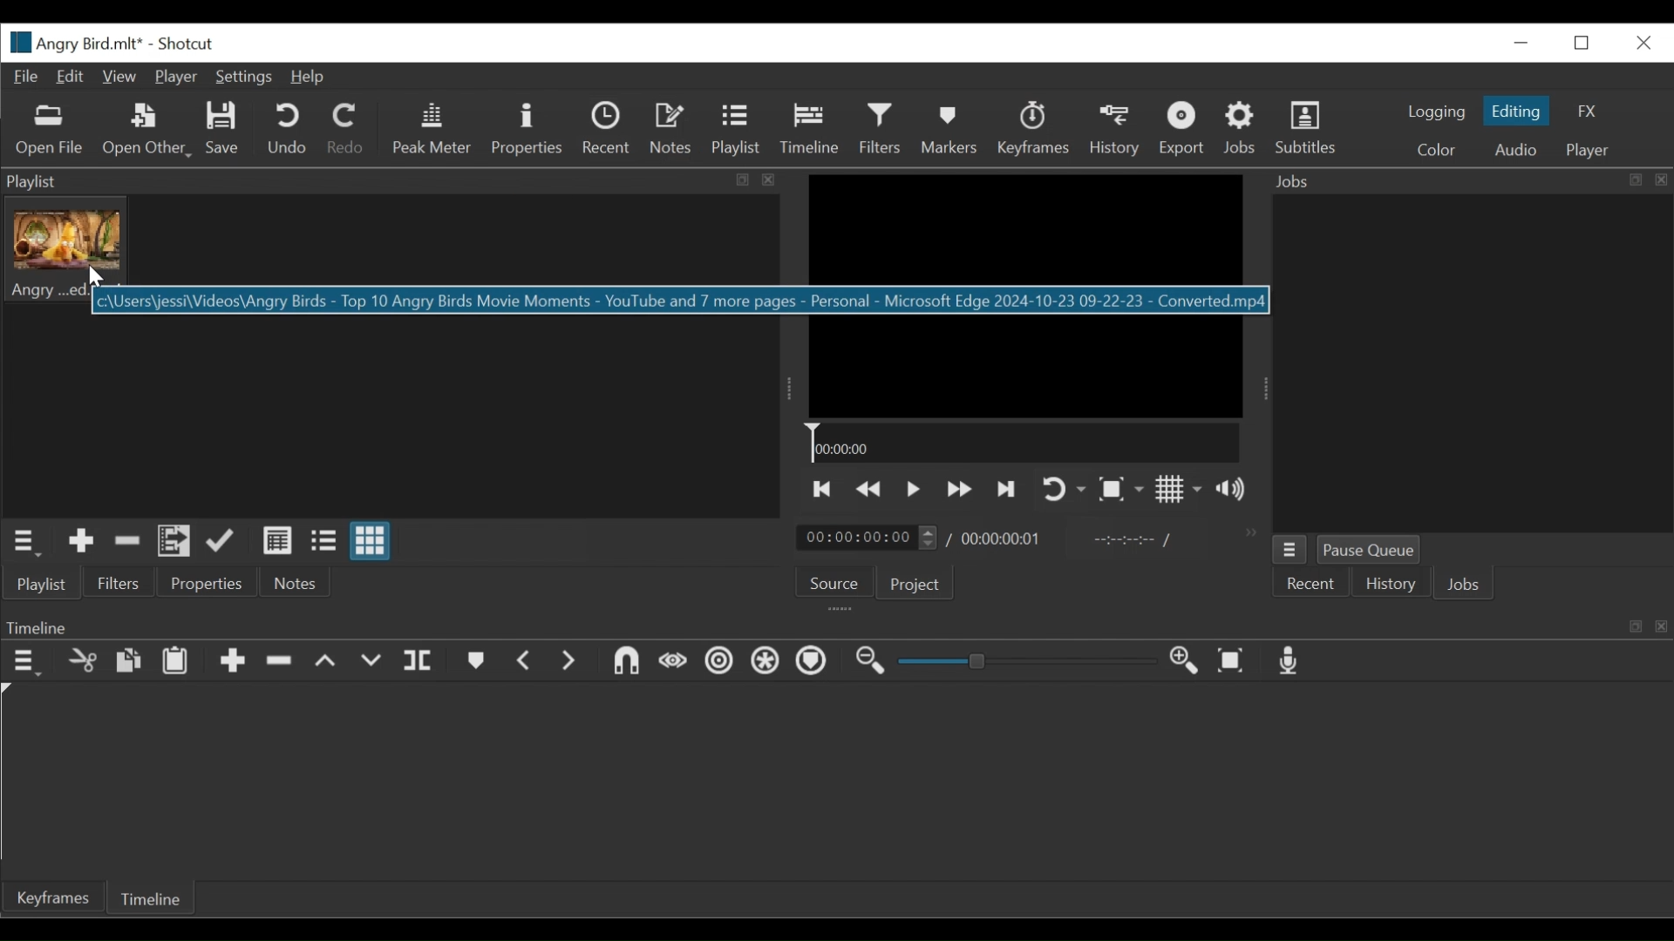 The height and width of the screenshot is (941, 1674). Describe the element at coordinates (71, 43) in the screenshot. I see `File name` at that location.